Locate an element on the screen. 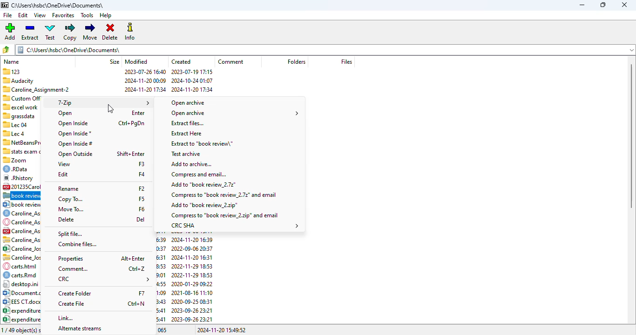 The height and width of the screenshot is (335, 636). CRC is located at coordinates (103, 280).